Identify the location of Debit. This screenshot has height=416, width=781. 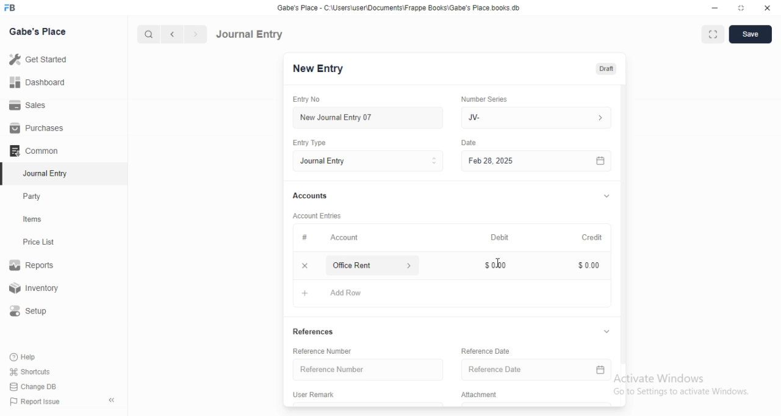
(497, 236).